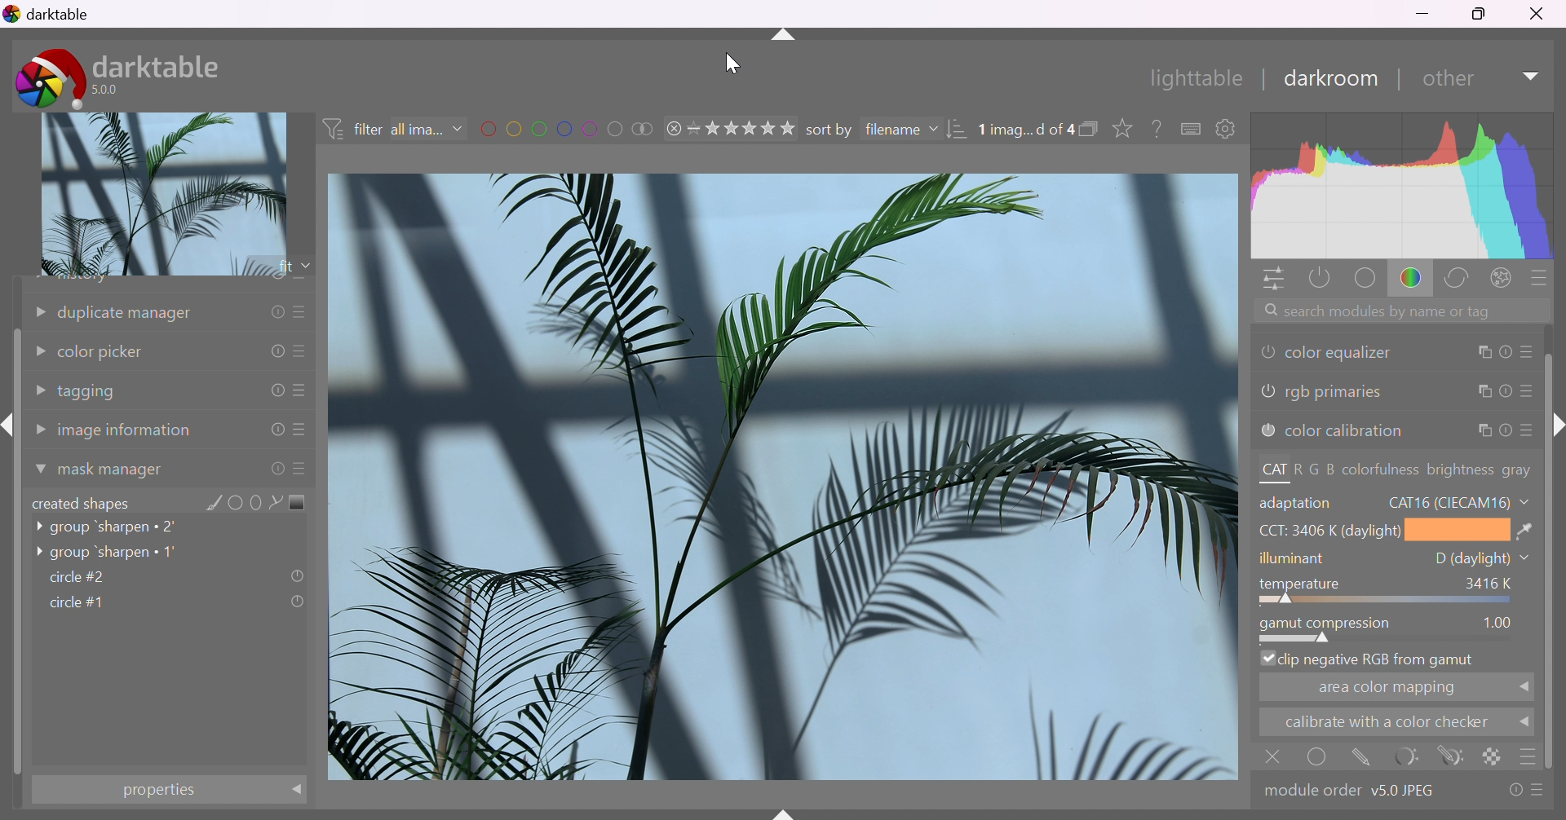 This screenshot has height=820, width=1566. Describe the element at coordinates (1381, 311) in the screenshot. I see `search modules by name or tag` at that location.